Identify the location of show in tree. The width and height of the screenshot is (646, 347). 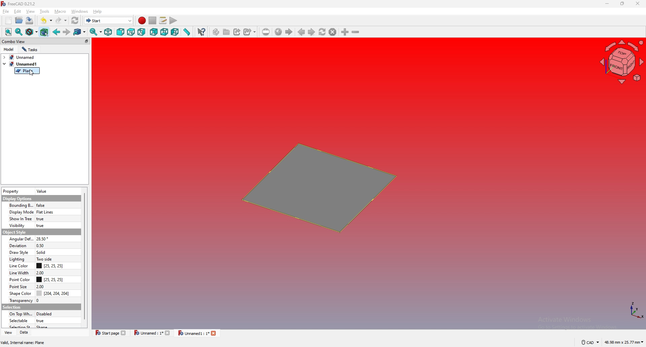
(20, 218).